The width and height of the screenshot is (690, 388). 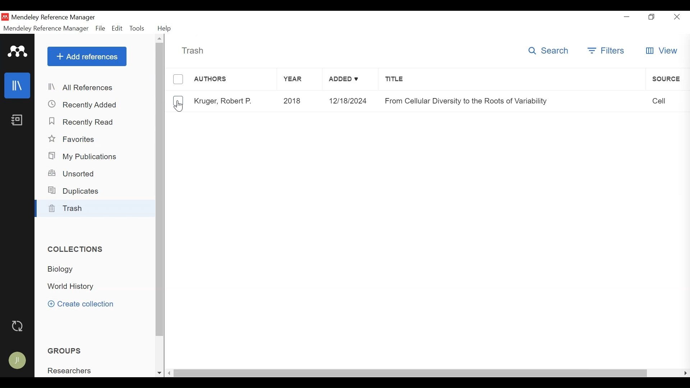 What do you see at coordinates (158, 373) in the screenshot?
I see `Scroll down` at bounding box center [158, 373].